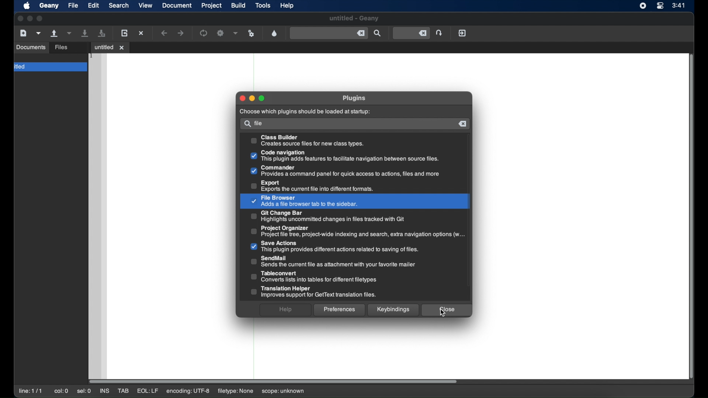 This screenshot has width=708, height=398. What do you see at coordinates (252, 98) in the screenshot?
I see `` at bounding box center [252, 98].